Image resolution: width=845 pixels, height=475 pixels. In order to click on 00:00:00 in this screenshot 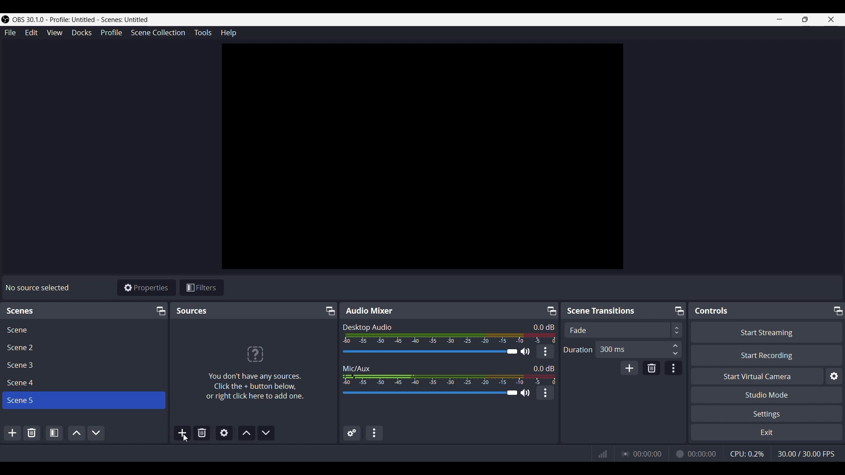, I will do `click(648, 453)`.